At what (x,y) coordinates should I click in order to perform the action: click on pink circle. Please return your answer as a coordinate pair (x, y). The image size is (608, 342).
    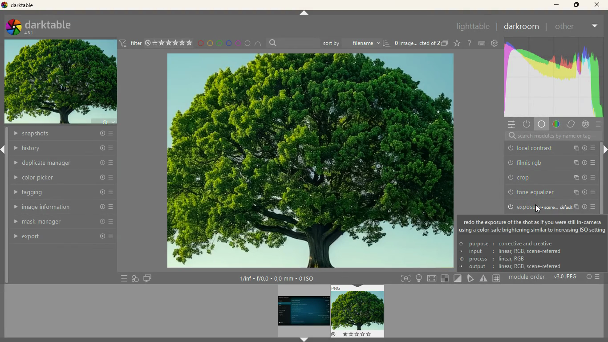
    Looking at the image, I should click on (238, 42).